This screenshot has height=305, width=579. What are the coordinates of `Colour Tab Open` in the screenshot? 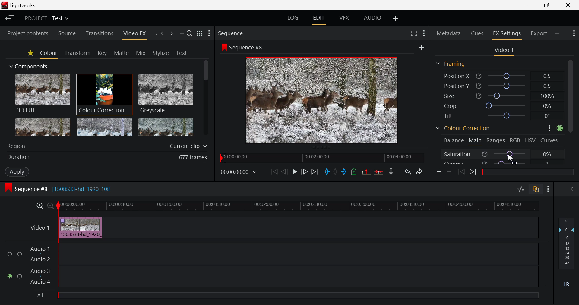 It's located at (49, 54).